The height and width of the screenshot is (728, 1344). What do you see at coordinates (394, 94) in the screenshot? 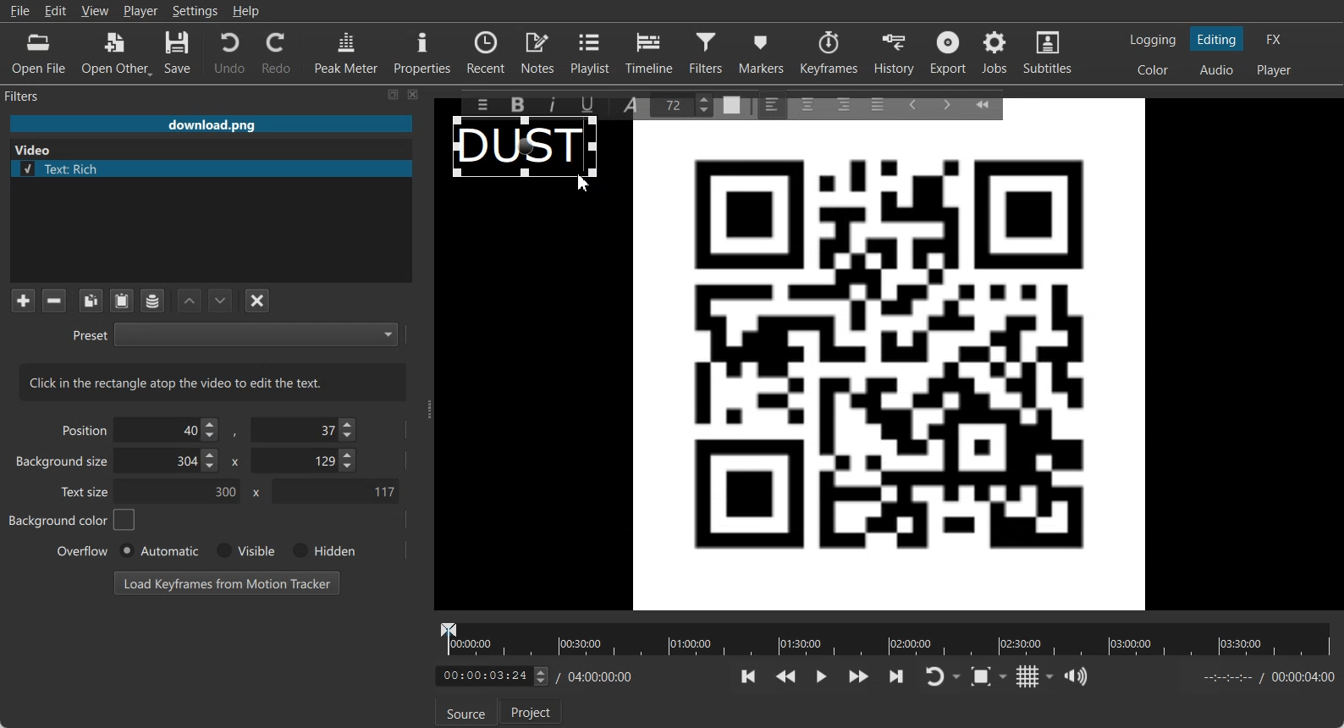
I see `Maximize` at bounding box center [394, 94].